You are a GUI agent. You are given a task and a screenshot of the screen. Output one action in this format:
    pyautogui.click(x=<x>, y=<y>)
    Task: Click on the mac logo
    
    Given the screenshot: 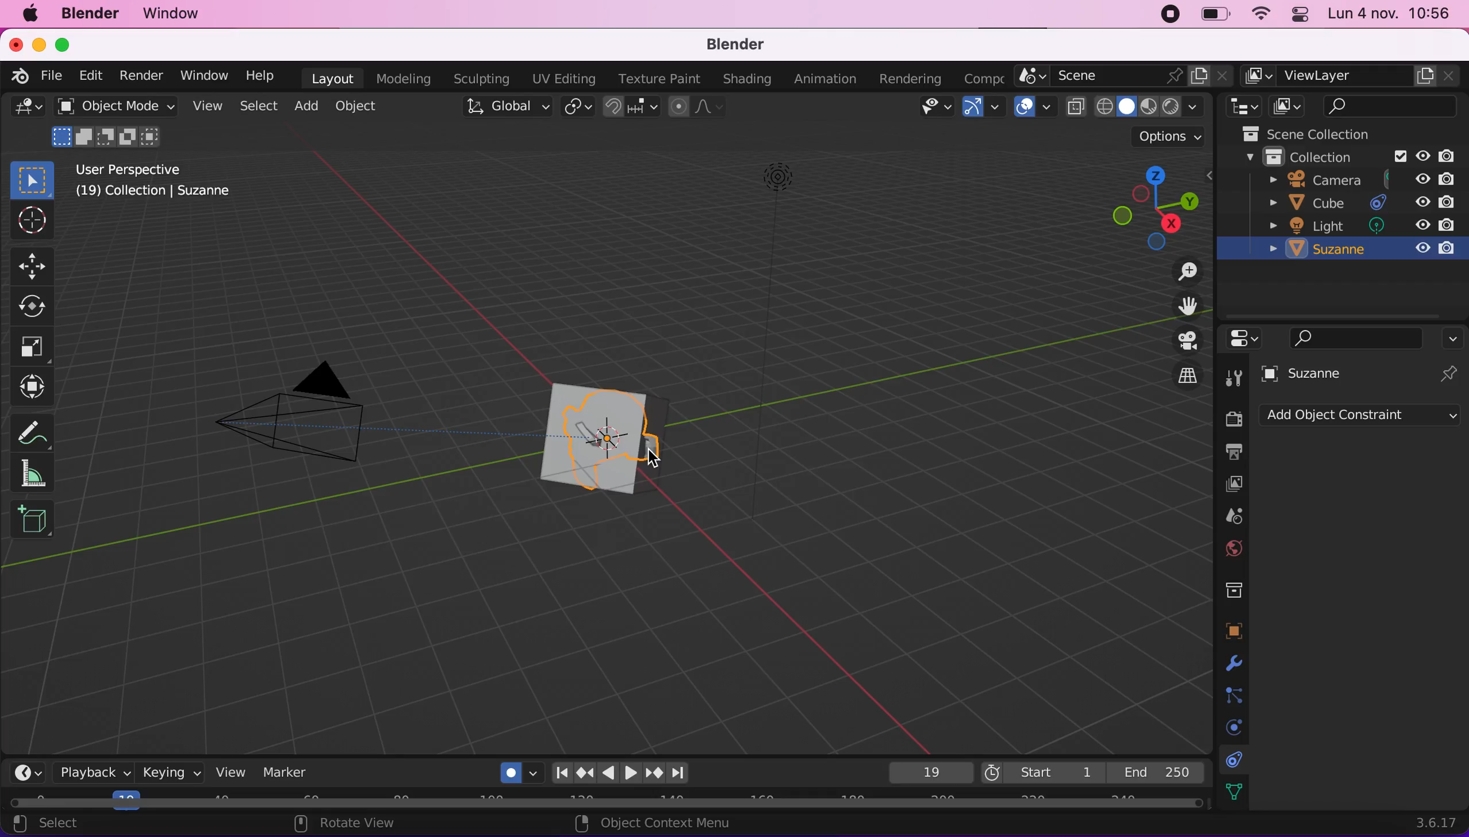 What is the action you would take?
    pyautogui.click(x=29, y=13)
    